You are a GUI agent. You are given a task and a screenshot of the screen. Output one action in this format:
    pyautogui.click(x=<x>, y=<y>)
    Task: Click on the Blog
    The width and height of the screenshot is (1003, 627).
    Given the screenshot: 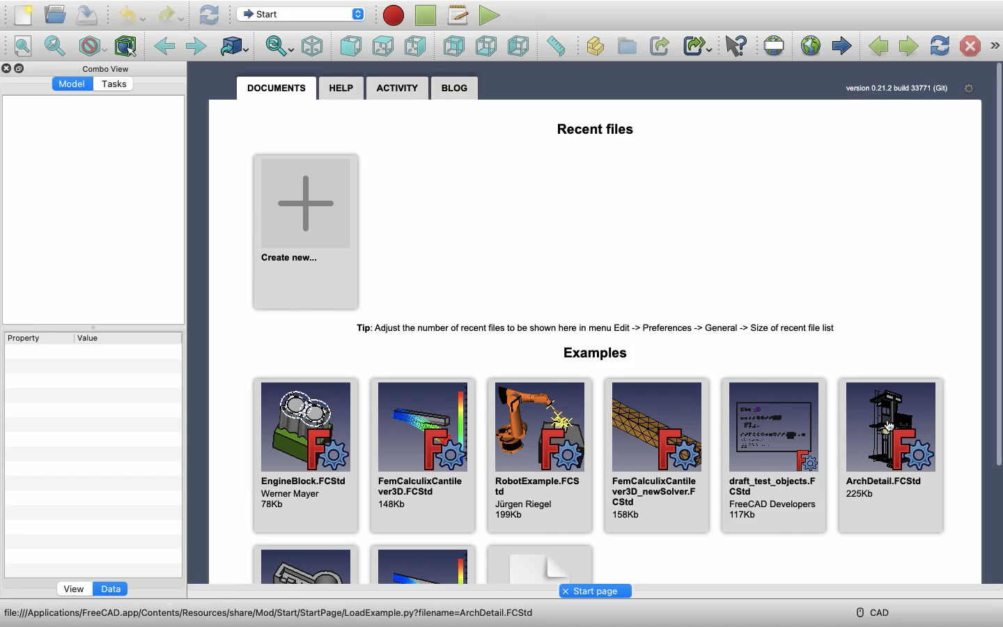 What is the action you would take?
    pyautogui.click(x=454, y=88)
    